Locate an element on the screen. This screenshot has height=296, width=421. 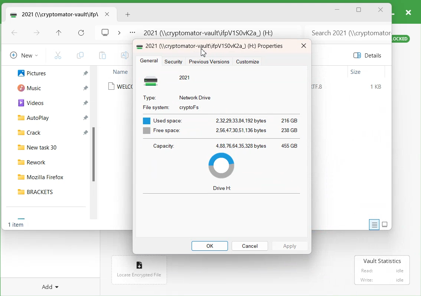
Go Back is located at coordinates (14, 33).